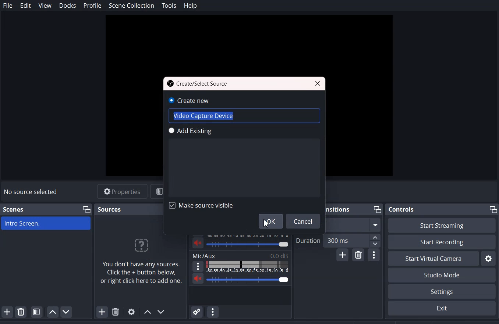 The height and width of the screenshot is (324, 499). Describe the element at coordinates (248, 279) in the screenshot. I see `Volume Adjuster` at that location.